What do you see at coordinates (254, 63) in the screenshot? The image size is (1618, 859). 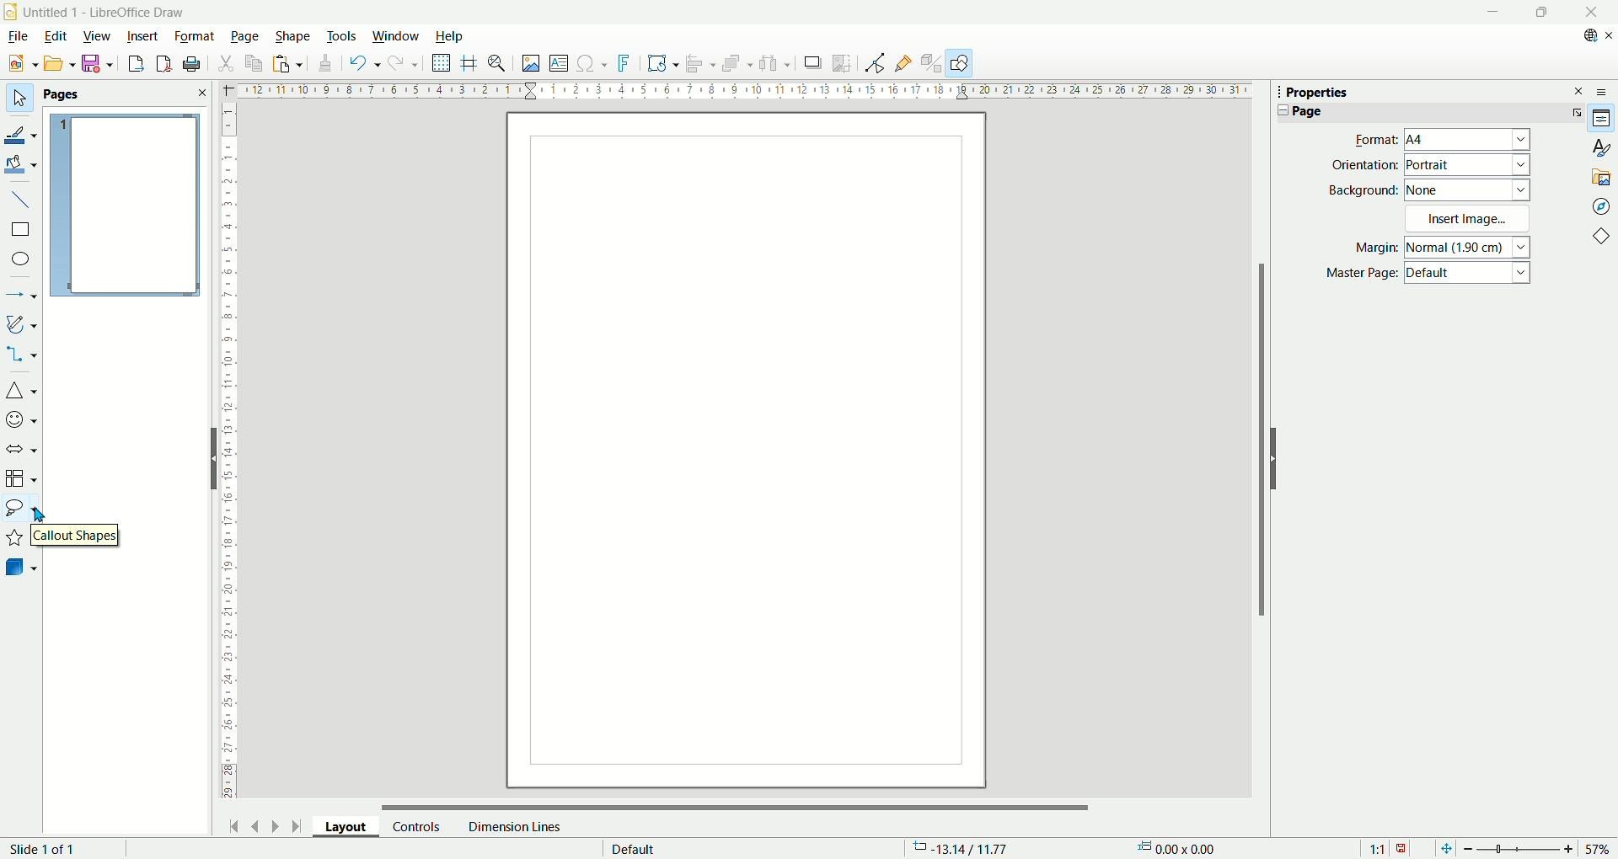 I see `copy` at bounding box center [254, 63].